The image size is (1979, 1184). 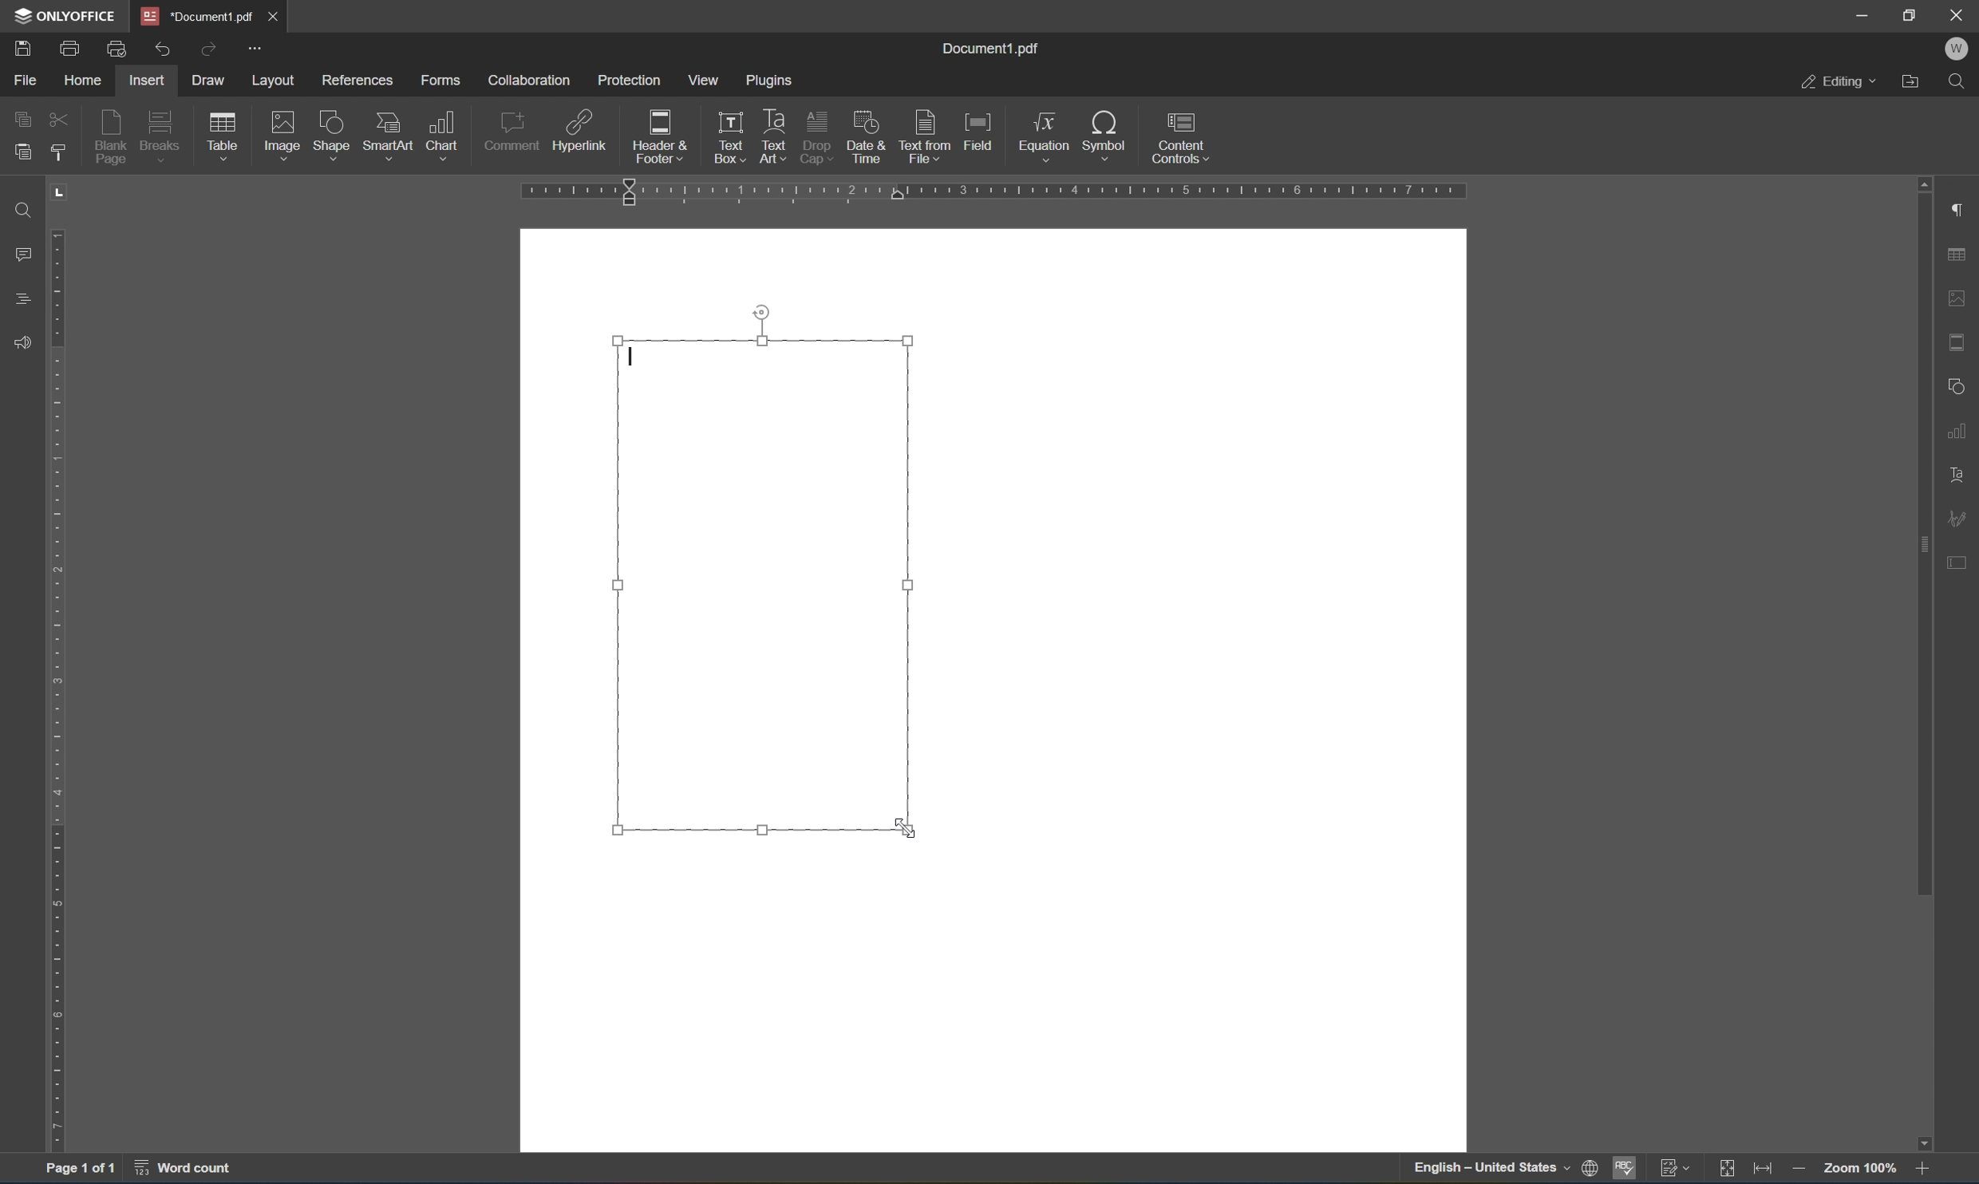 I want to click on paste, so click(x=18, y=153).